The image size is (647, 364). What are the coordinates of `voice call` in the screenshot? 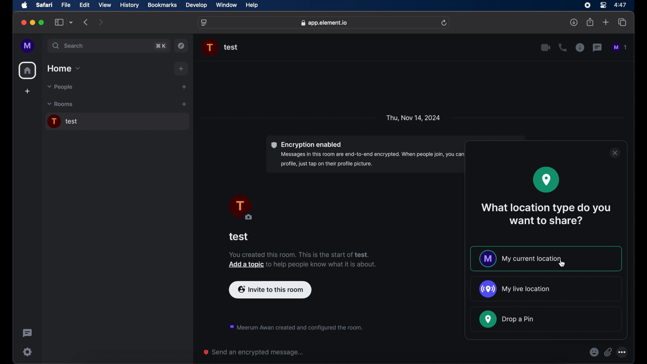 It's located at (562, 48).